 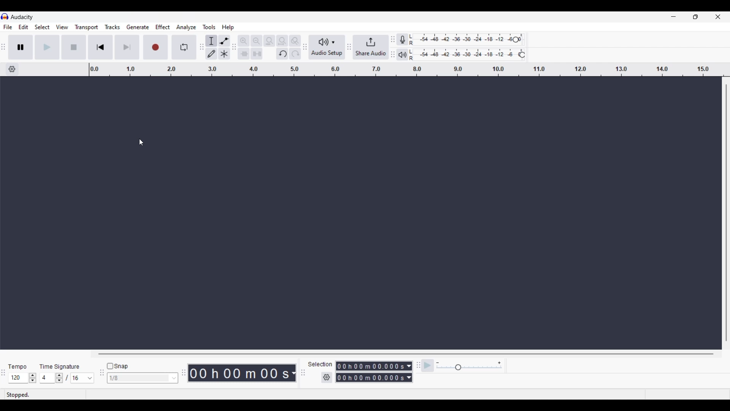 What do you see at coordinates (362, 213) in the screenshot?
I see `Recording space for audio tracks` at bounding box center [362, 213].